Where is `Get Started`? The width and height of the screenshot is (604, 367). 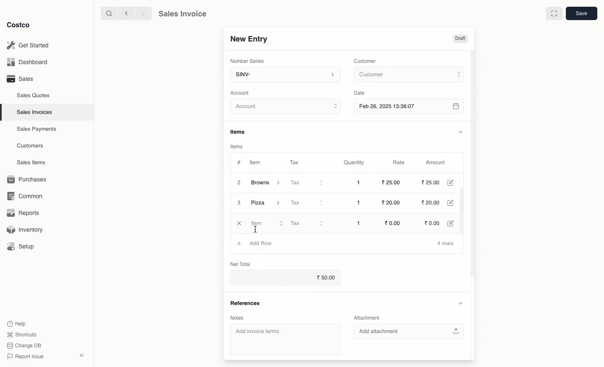
Get Started is located at coordinates (28, 45).